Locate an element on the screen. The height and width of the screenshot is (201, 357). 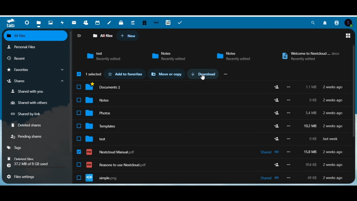
Download is located at coordinates (204, 74).